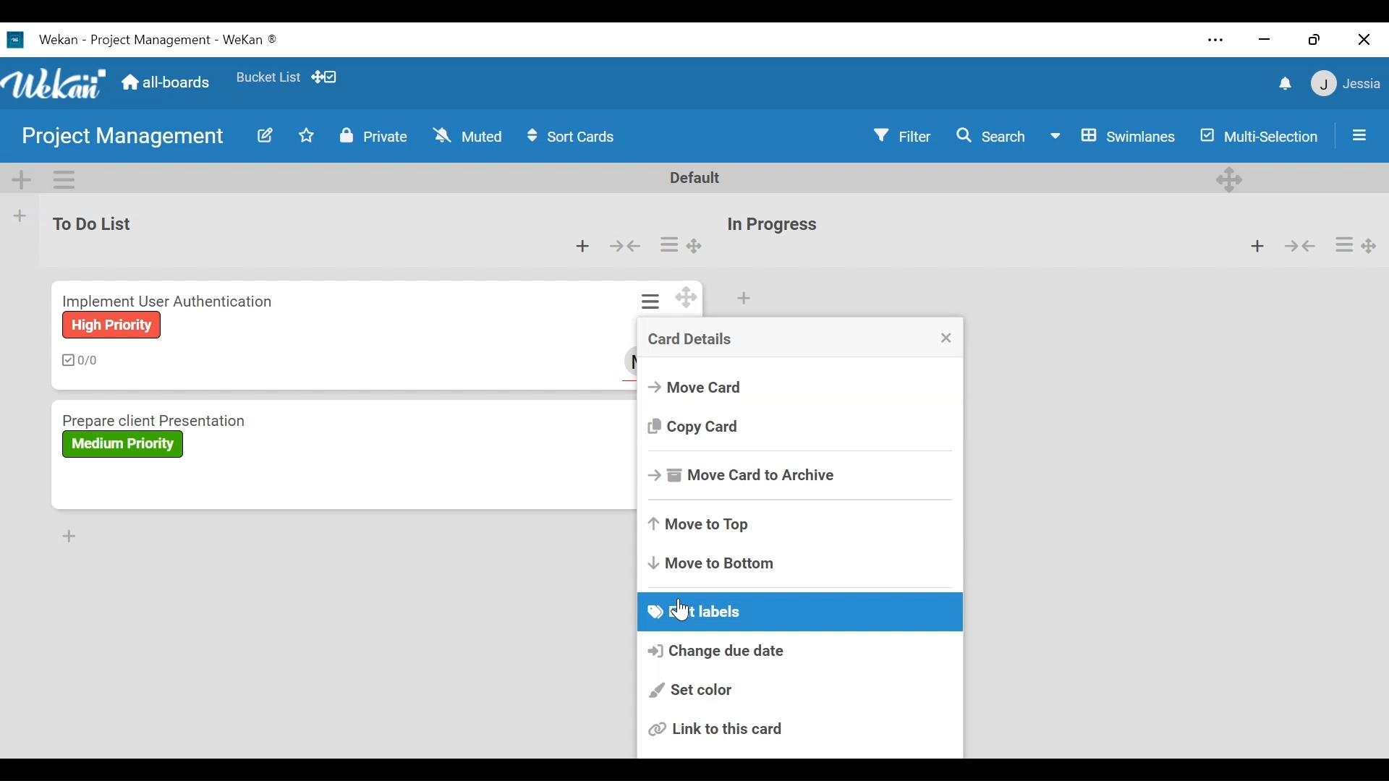 The width and height of the screenshot is (1389, 781). What do you see at coordinates (797, 426) in the screenshot?
I see `Copy Card` at bounding box center [797, 426].